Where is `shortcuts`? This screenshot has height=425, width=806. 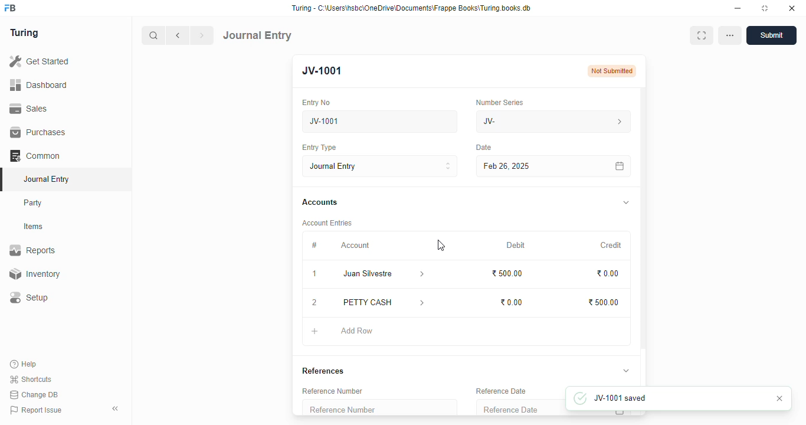 shortcuts is located at coordinates (31, 380).